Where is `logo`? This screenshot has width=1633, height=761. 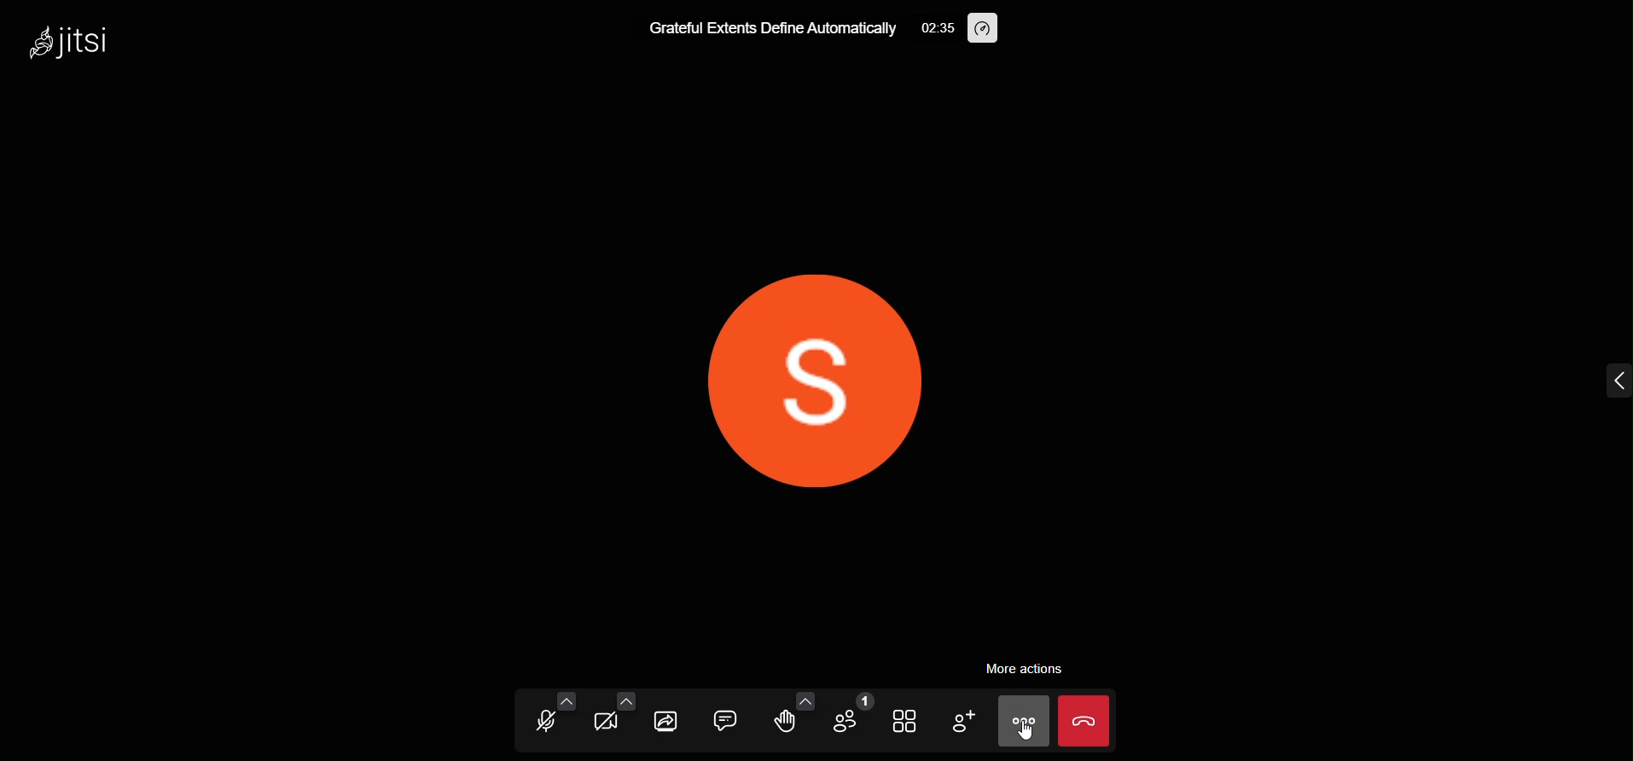
logo is located at coordinates (74, 47).